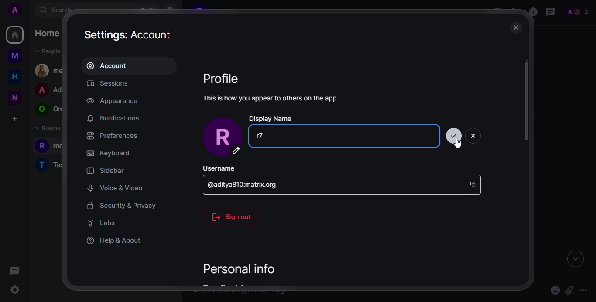 This screenshot has width=596, height=302. What do you see at coordinates (473, 135) in the screenshot?
I see `close` at bounding box center [473, 135].